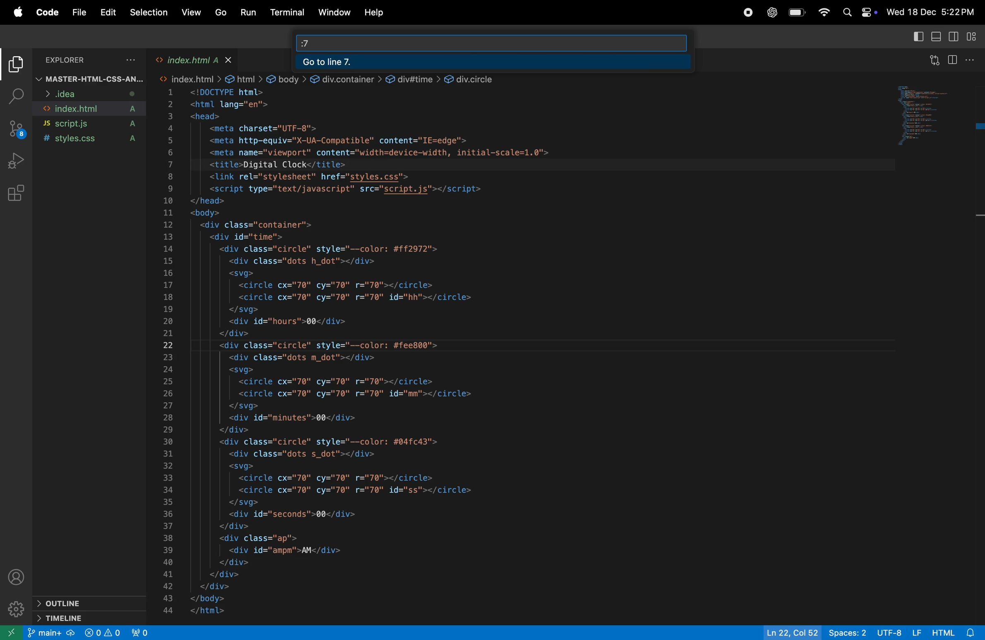 The width and height of the screenshot is (985, 640). What do you see at coordinates (16, 12) in the screenshot?
I see `apple menu` at bounding box center [16, 12].